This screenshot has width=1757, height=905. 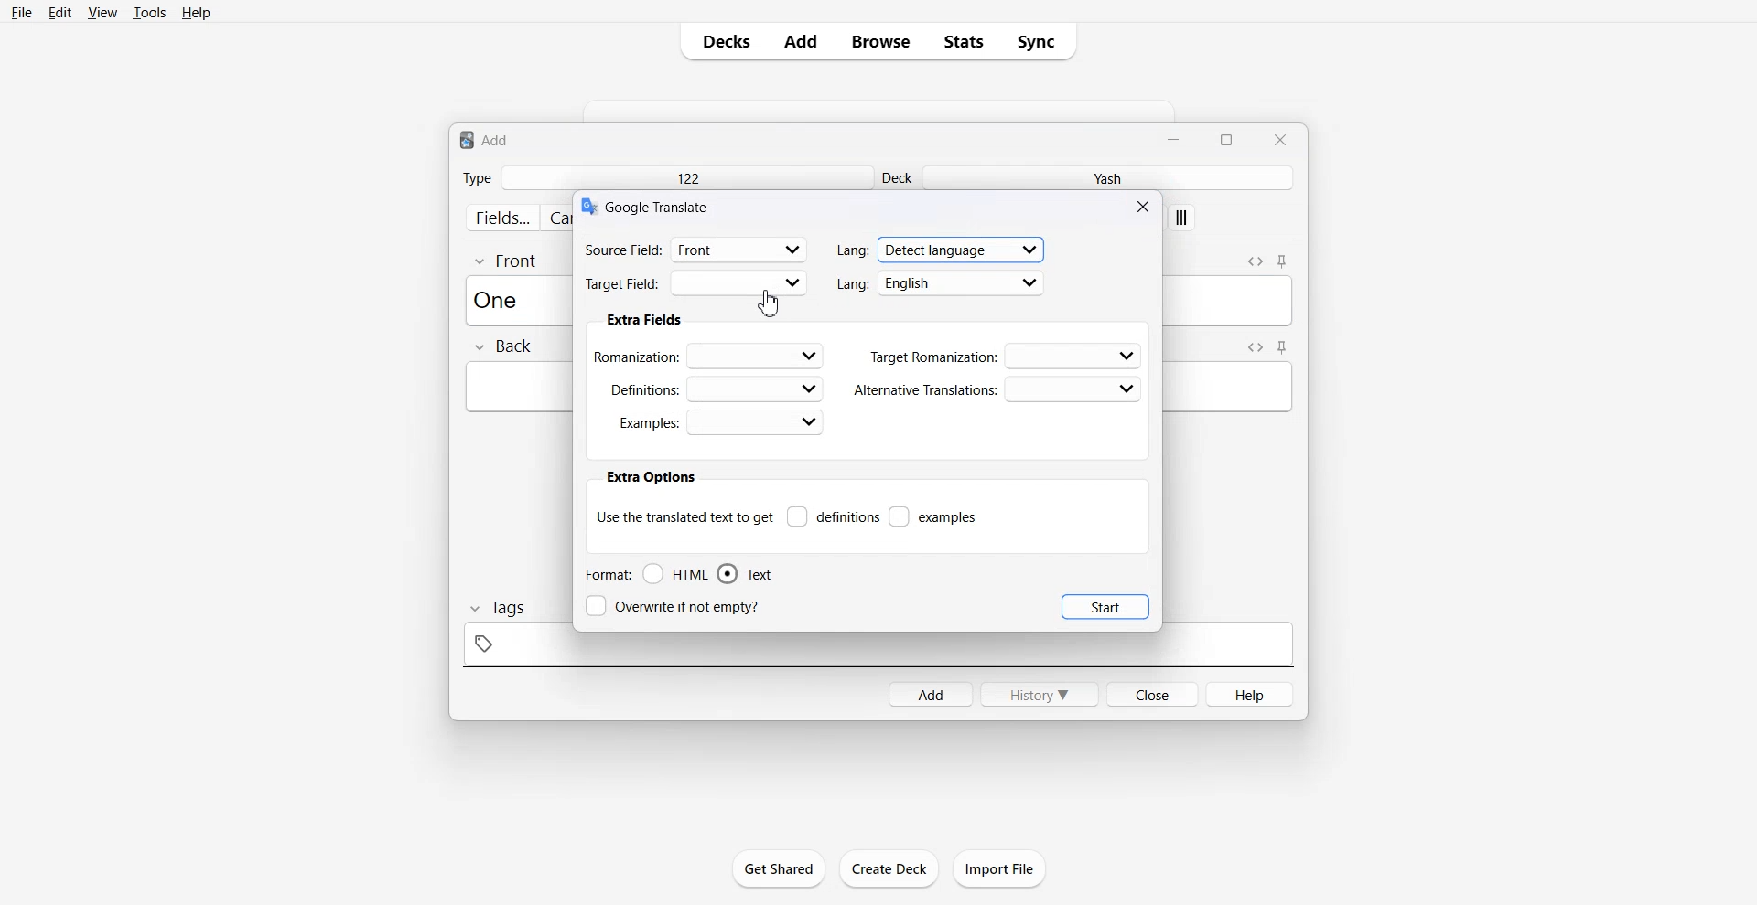 What do you see at coordinates (745, 574) in the screenshot?
I see `Text` at bounding box center [745, 574].